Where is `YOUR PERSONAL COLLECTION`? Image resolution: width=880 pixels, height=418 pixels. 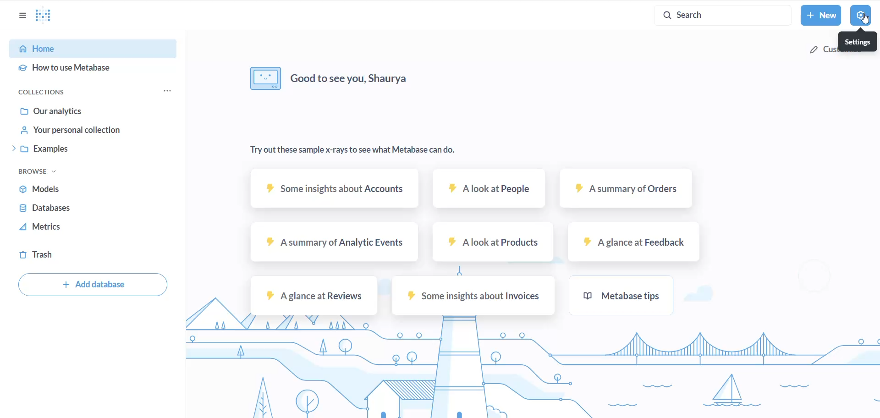 YOUR PERSONAL COLLECTION is located at coordinates (103, 132).